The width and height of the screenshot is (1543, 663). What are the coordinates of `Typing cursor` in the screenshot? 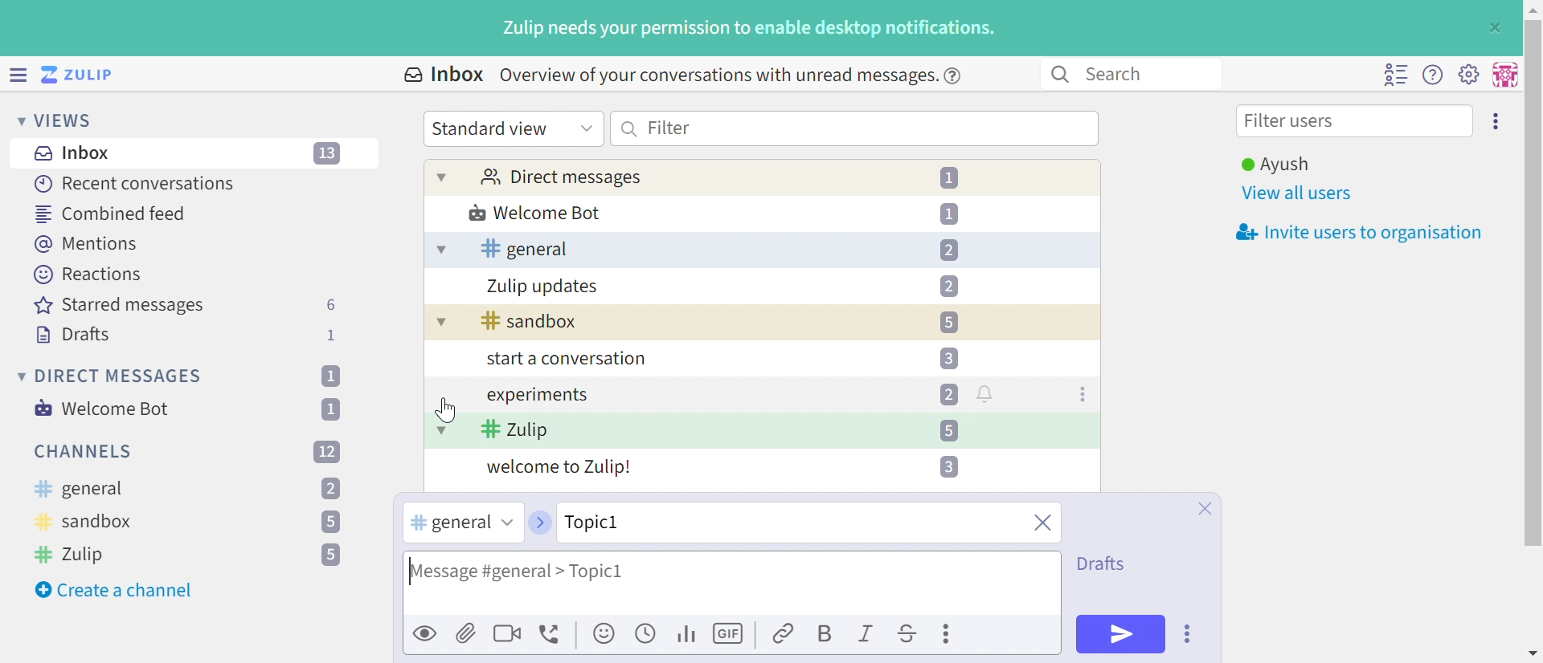 It's located at (411, 568).